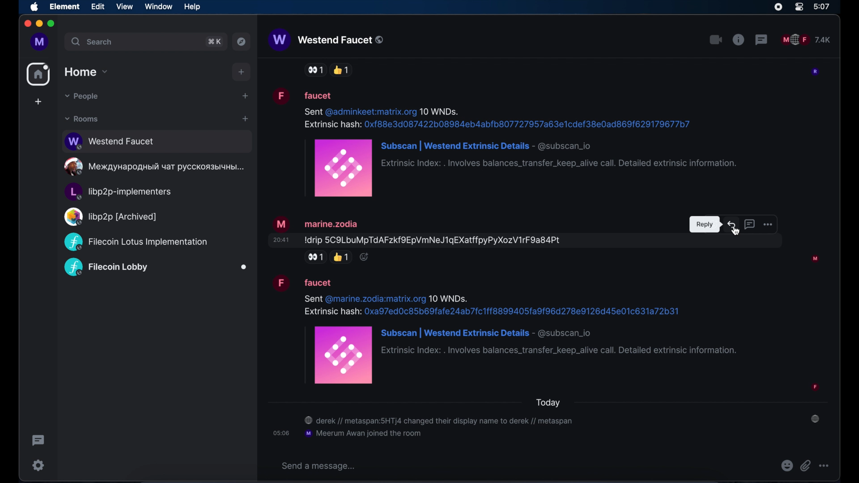 This screenshot has height=483, width=859. I want to click on home drop down, so click(86, 72).